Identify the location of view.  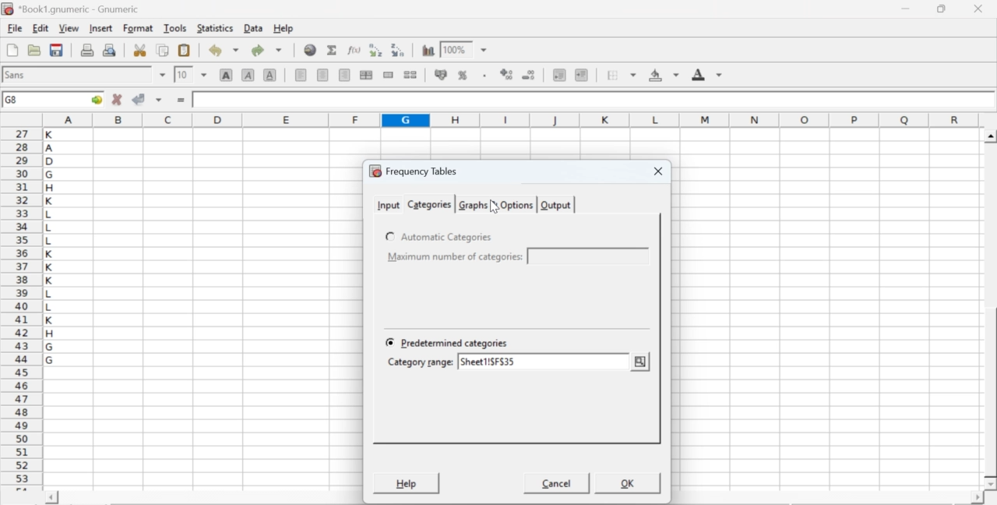
(69, 27).